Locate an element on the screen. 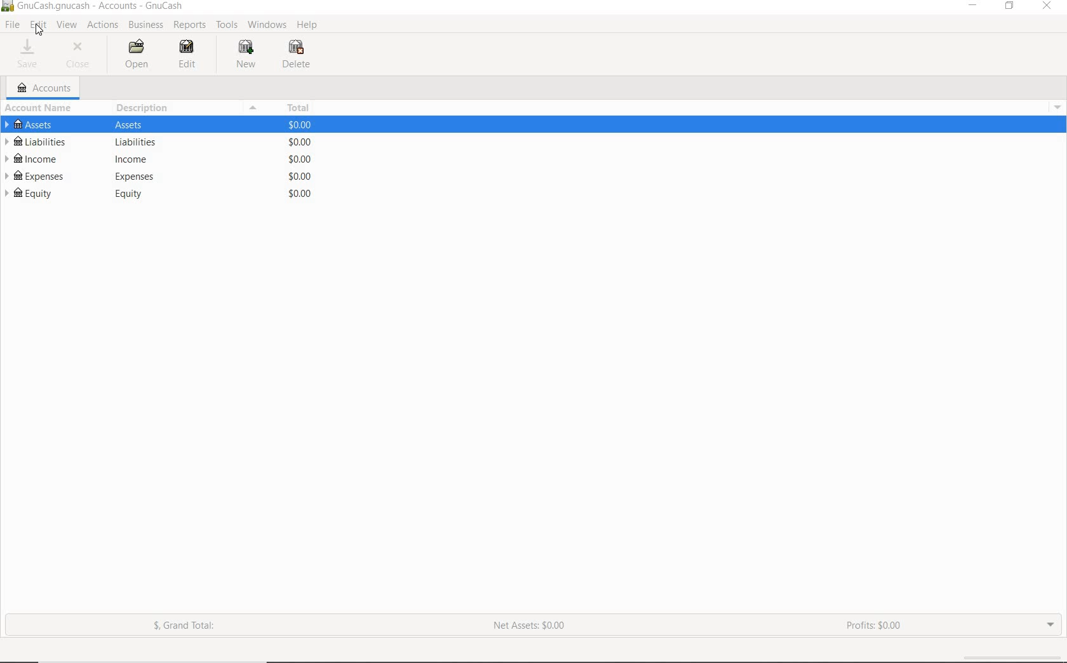  PROFIT is located at coordinates (876, 626).